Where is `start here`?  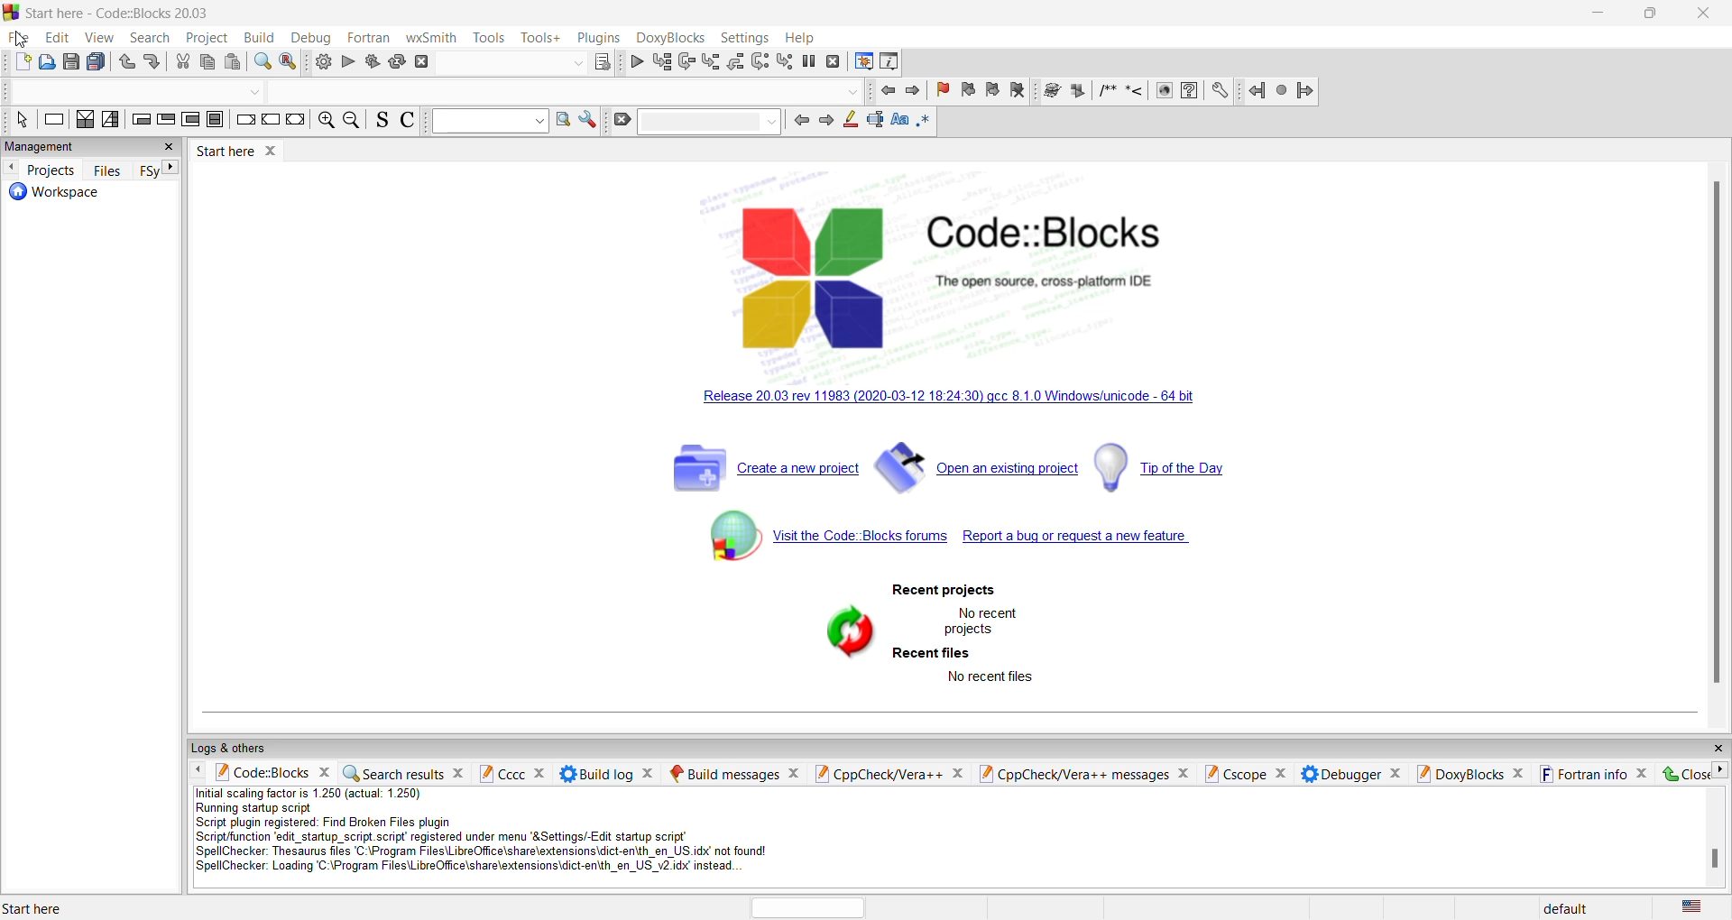 start here is located at coordinates (36, 907).